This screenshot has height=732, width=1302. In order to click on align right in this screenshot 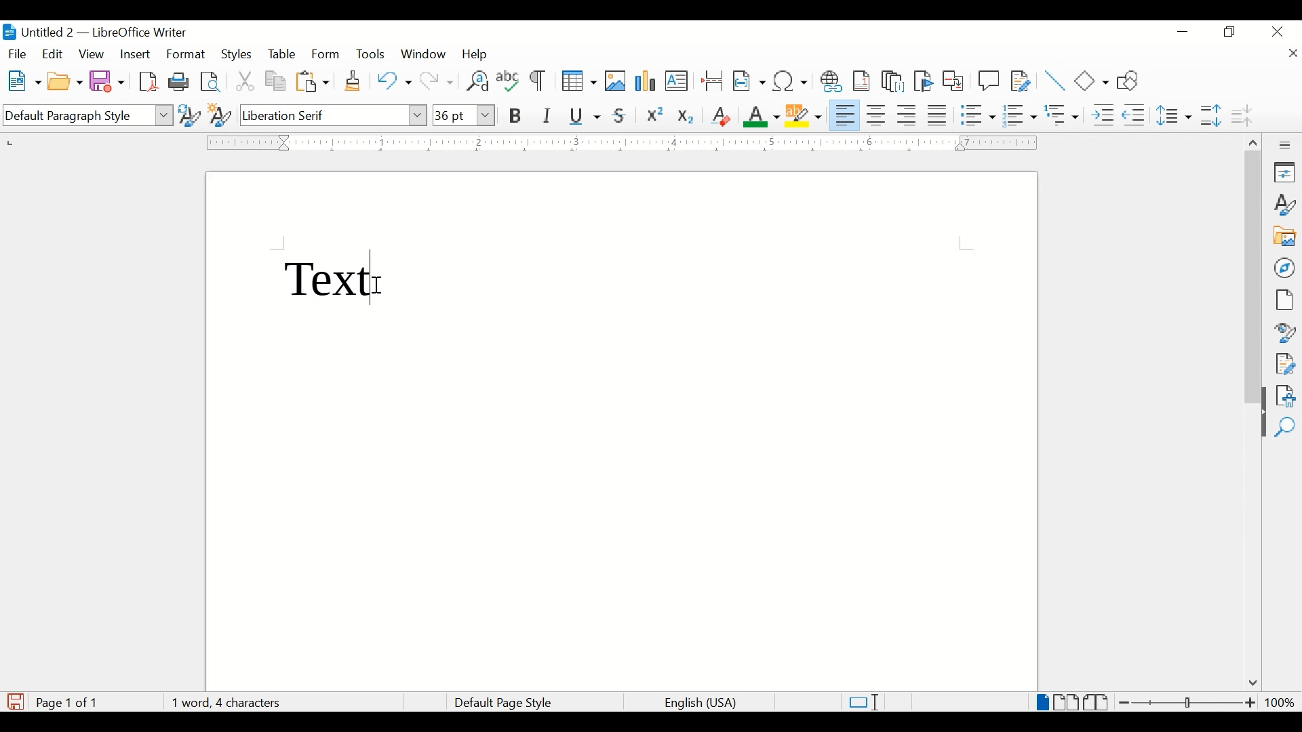, I will do `click(907, 115)`.